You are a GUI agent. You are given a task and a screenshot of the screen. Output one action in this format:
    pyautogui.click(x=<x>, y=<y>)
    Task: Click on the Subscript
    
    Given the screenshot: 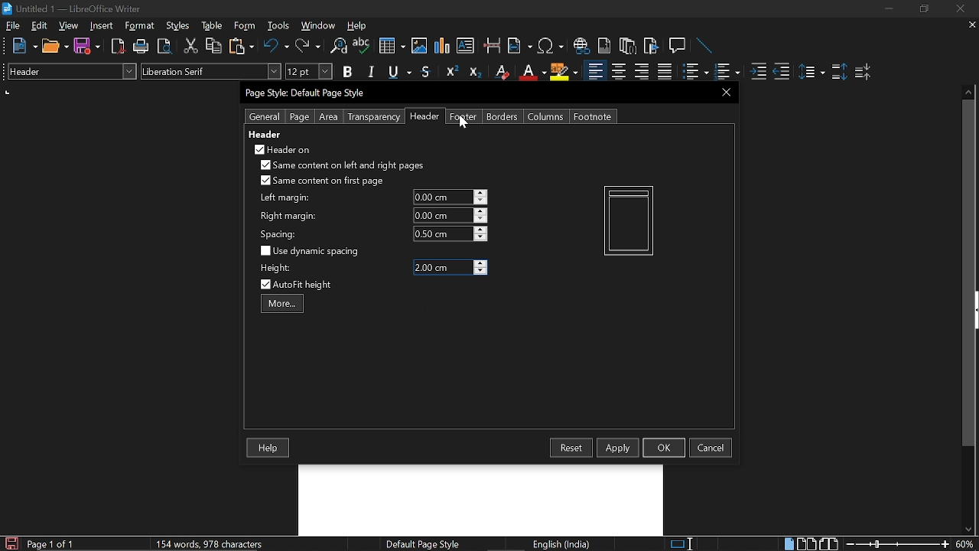 What is the action you would take?
    pyautogui.click(x=474, y=72)
    